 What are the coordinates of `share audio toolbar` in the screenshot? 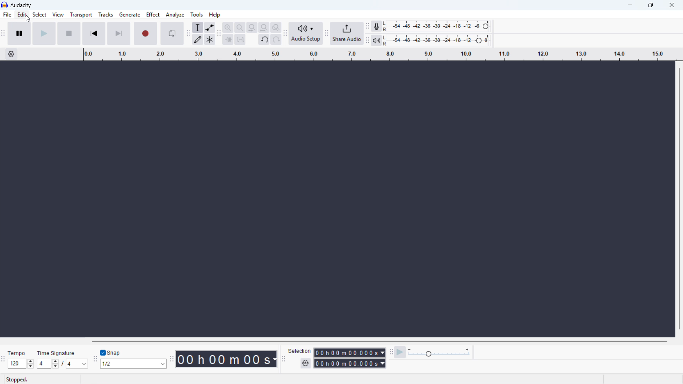 It's located at (326, 33).